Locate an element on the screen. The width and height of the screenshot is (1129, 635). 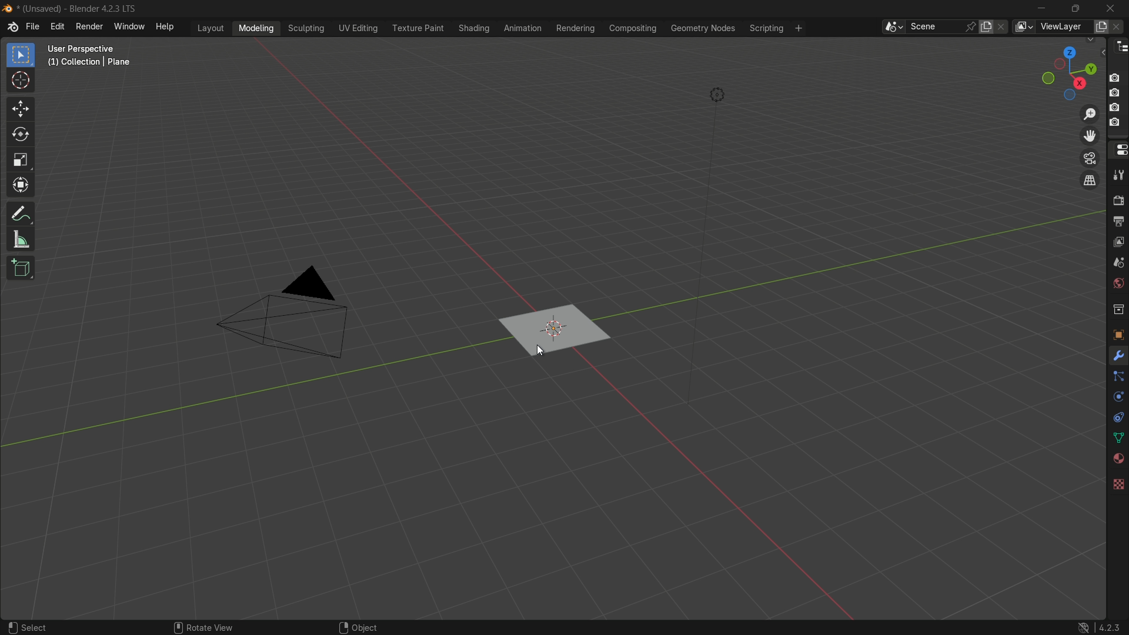
move is located at coordinates (22, 109).